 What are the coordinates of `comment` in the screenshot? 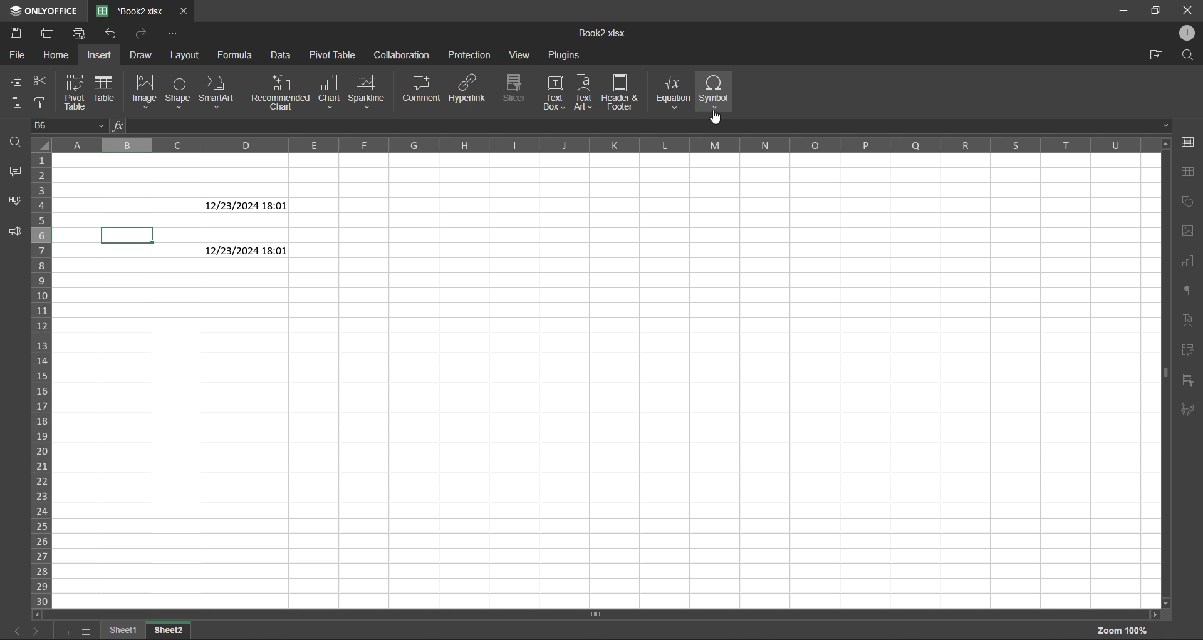 It's located at (424, 88).